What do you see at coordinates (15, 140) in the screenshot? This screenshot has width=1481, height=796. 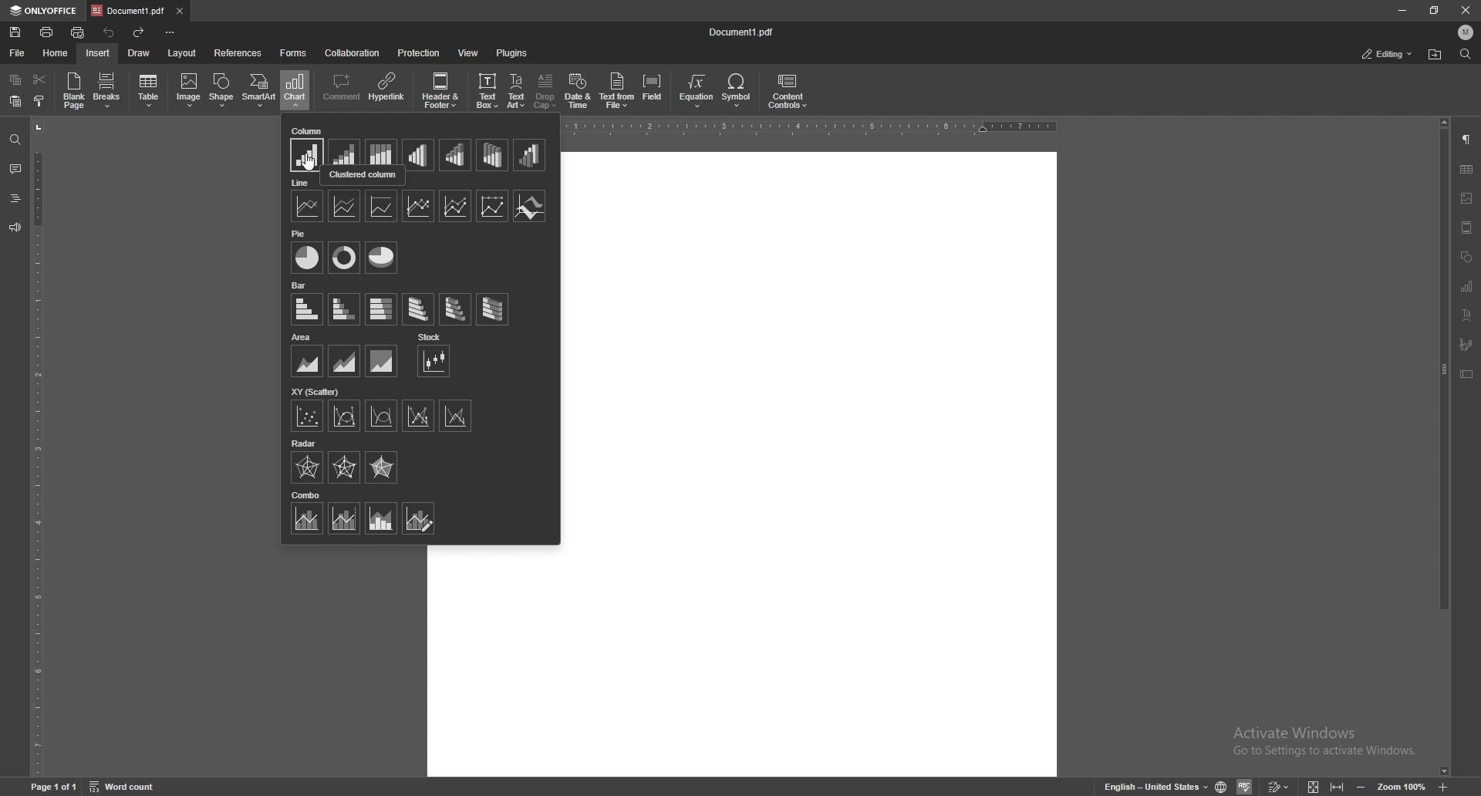 I see `find` at bounding box center [15, 140].